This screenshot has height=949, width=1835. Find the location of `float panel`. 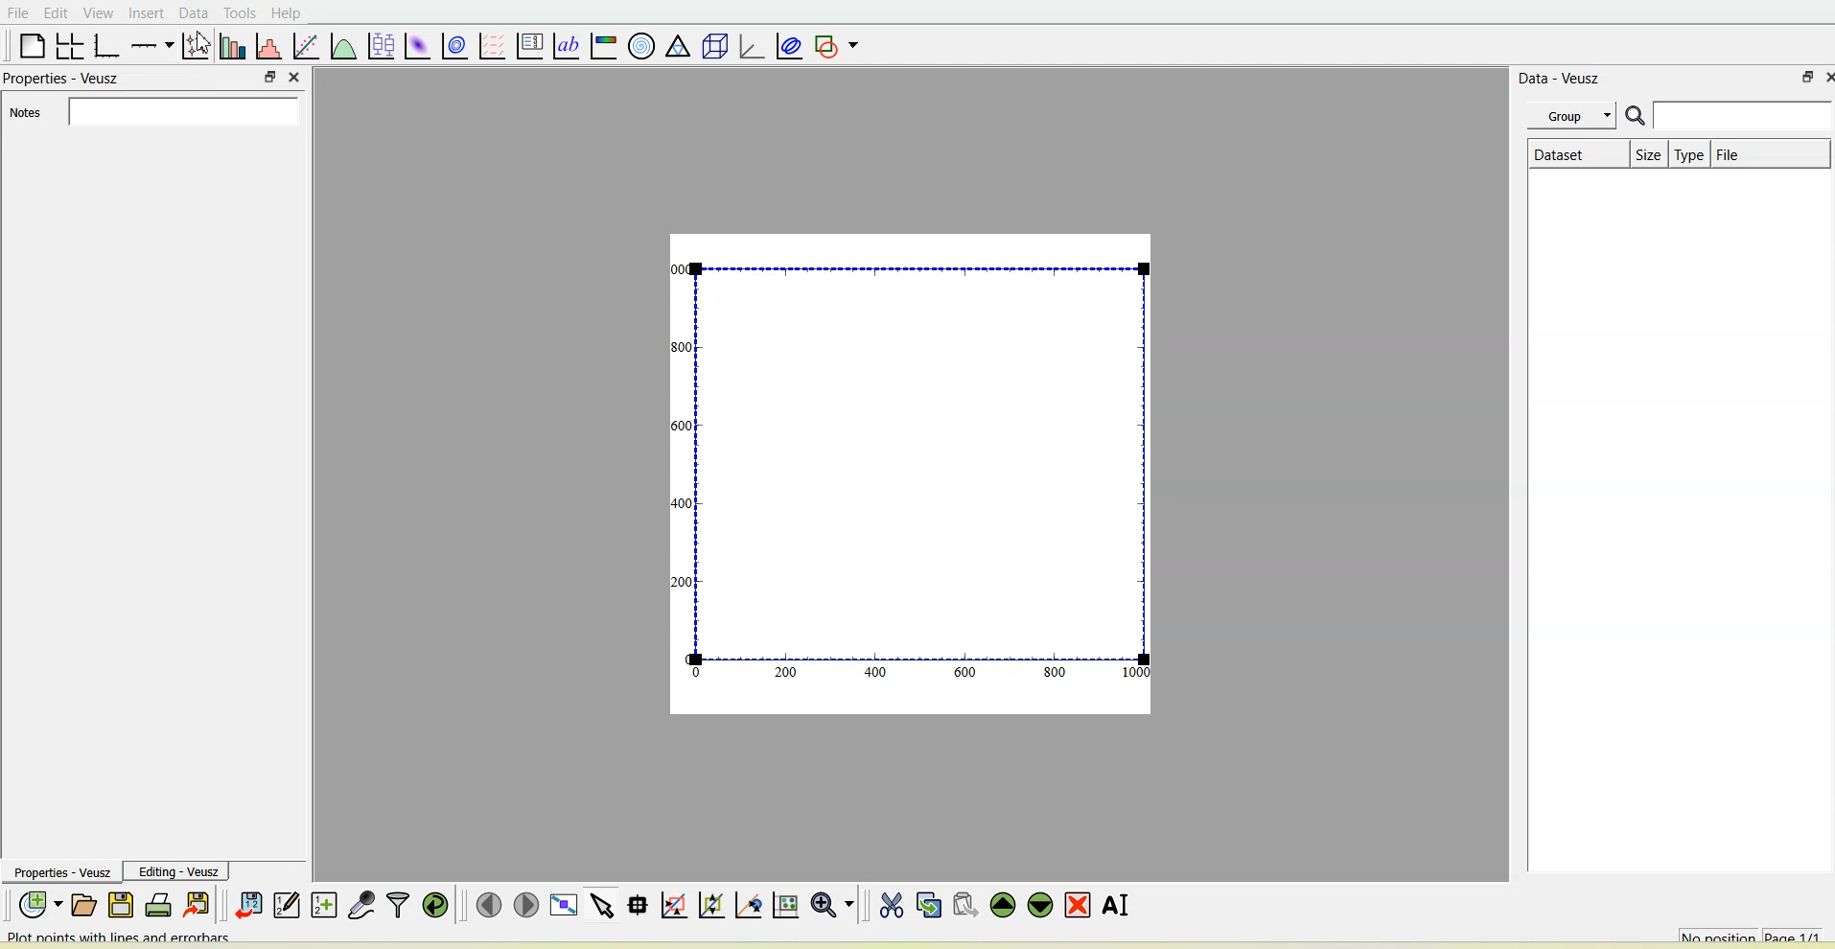

float panel is located at coordinates (269, 78).